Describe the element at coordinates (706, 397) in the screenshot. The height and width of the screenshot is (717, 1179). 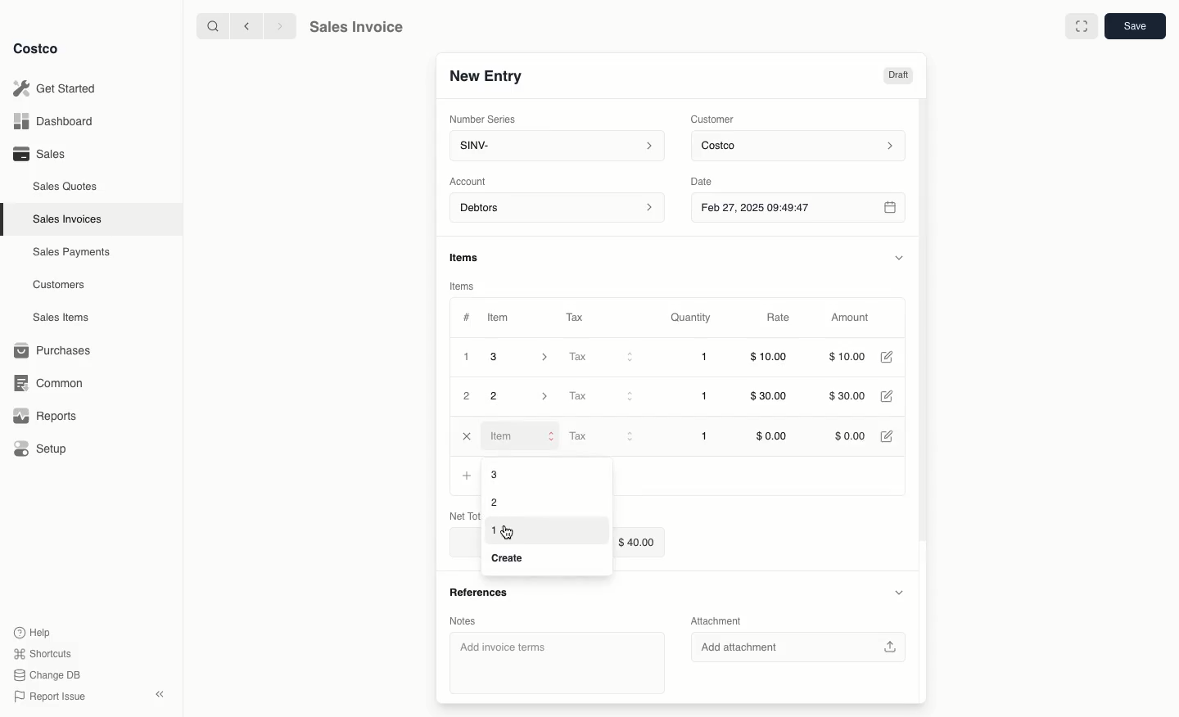
I see `1` at that location.